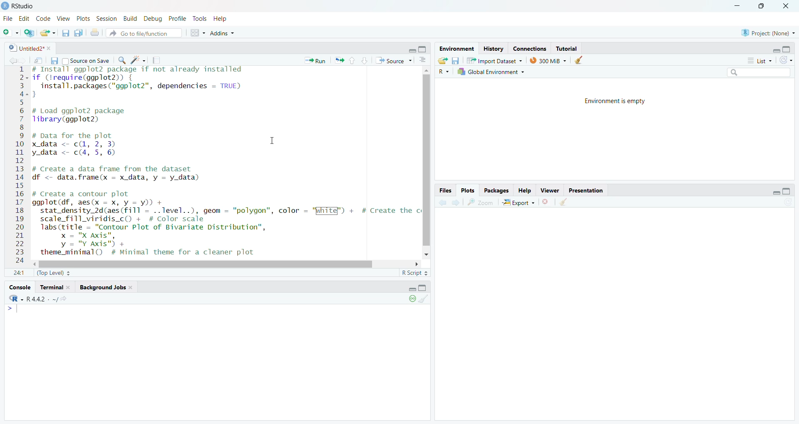 Image resolution: width=799 pixels, height=424 pixels. Describe the element at coordinates (54, 61) in the screenshot. I see `save` at that location.